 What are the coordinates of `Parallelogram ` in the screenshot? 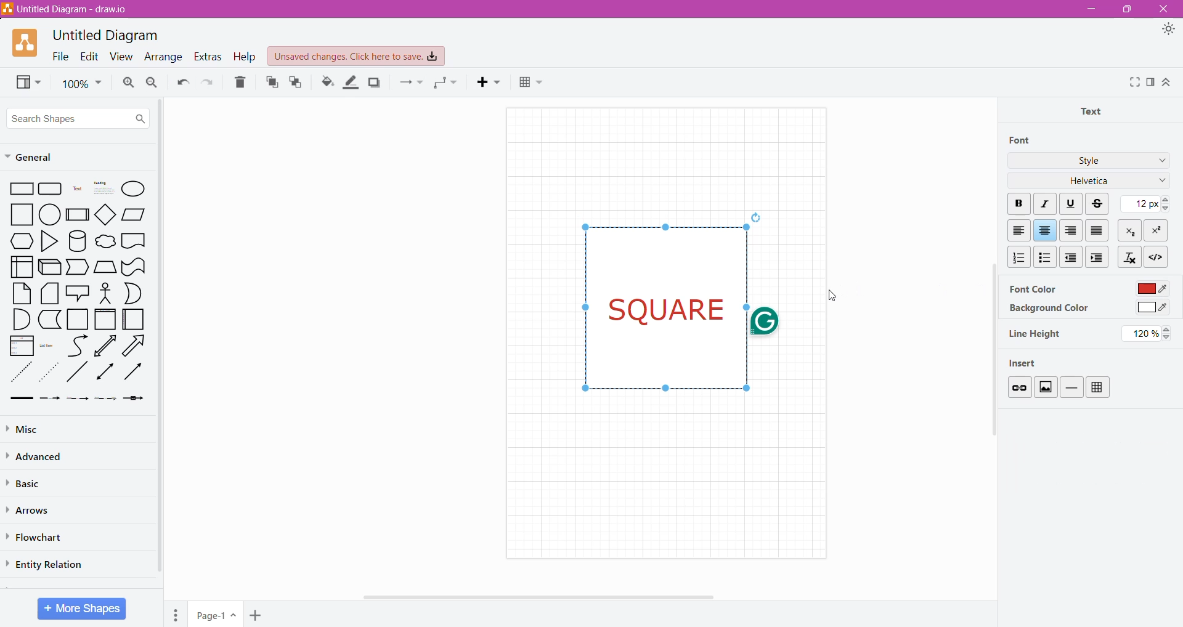 It's located at (134, 214).